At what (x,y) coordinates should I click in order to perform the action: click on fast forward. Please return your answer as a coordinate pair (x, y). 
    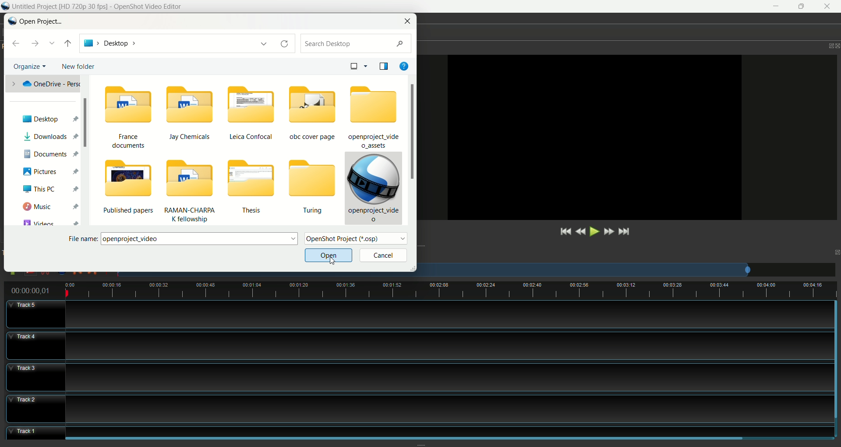
    Looking at the image, I should click on (608, 231).